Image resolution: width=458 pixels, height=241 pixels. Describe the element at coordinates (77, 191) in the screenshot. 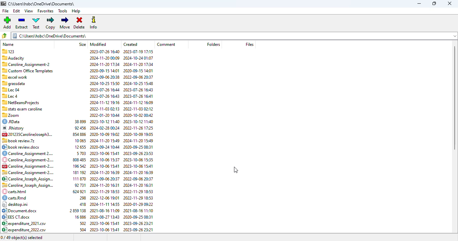

I see `carts.Rmd 298 2022-12-06 19:01 2022-11-29 18:53` at that location.